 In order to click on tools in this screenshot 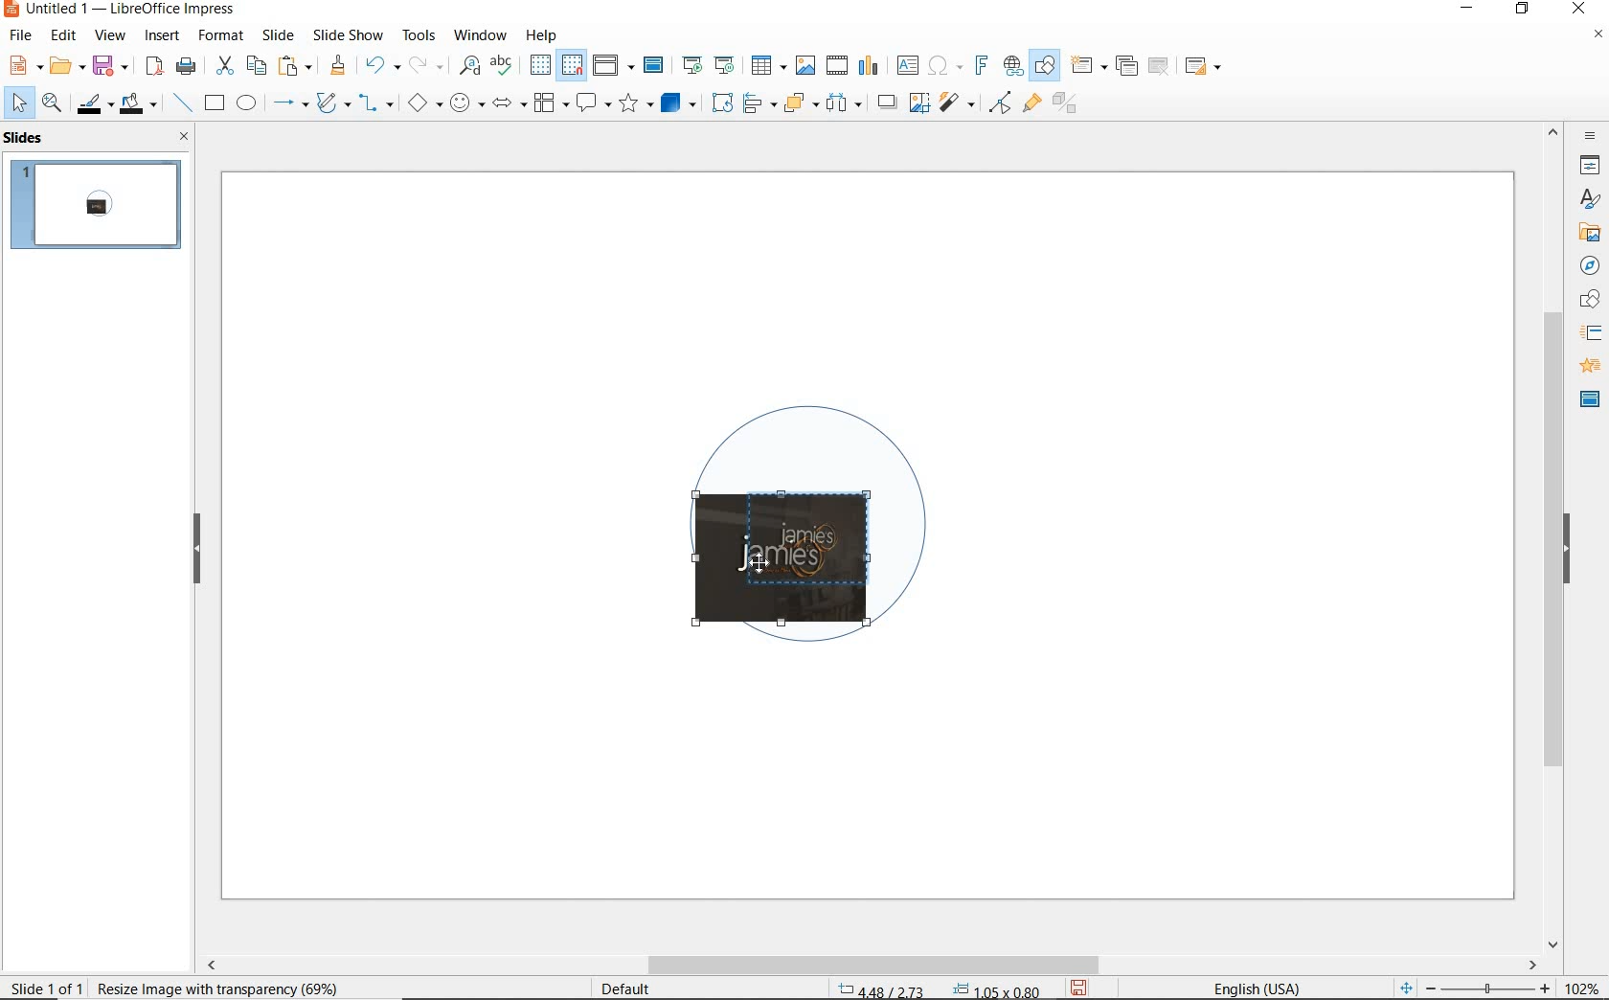, I will do `click(419, 34)`.